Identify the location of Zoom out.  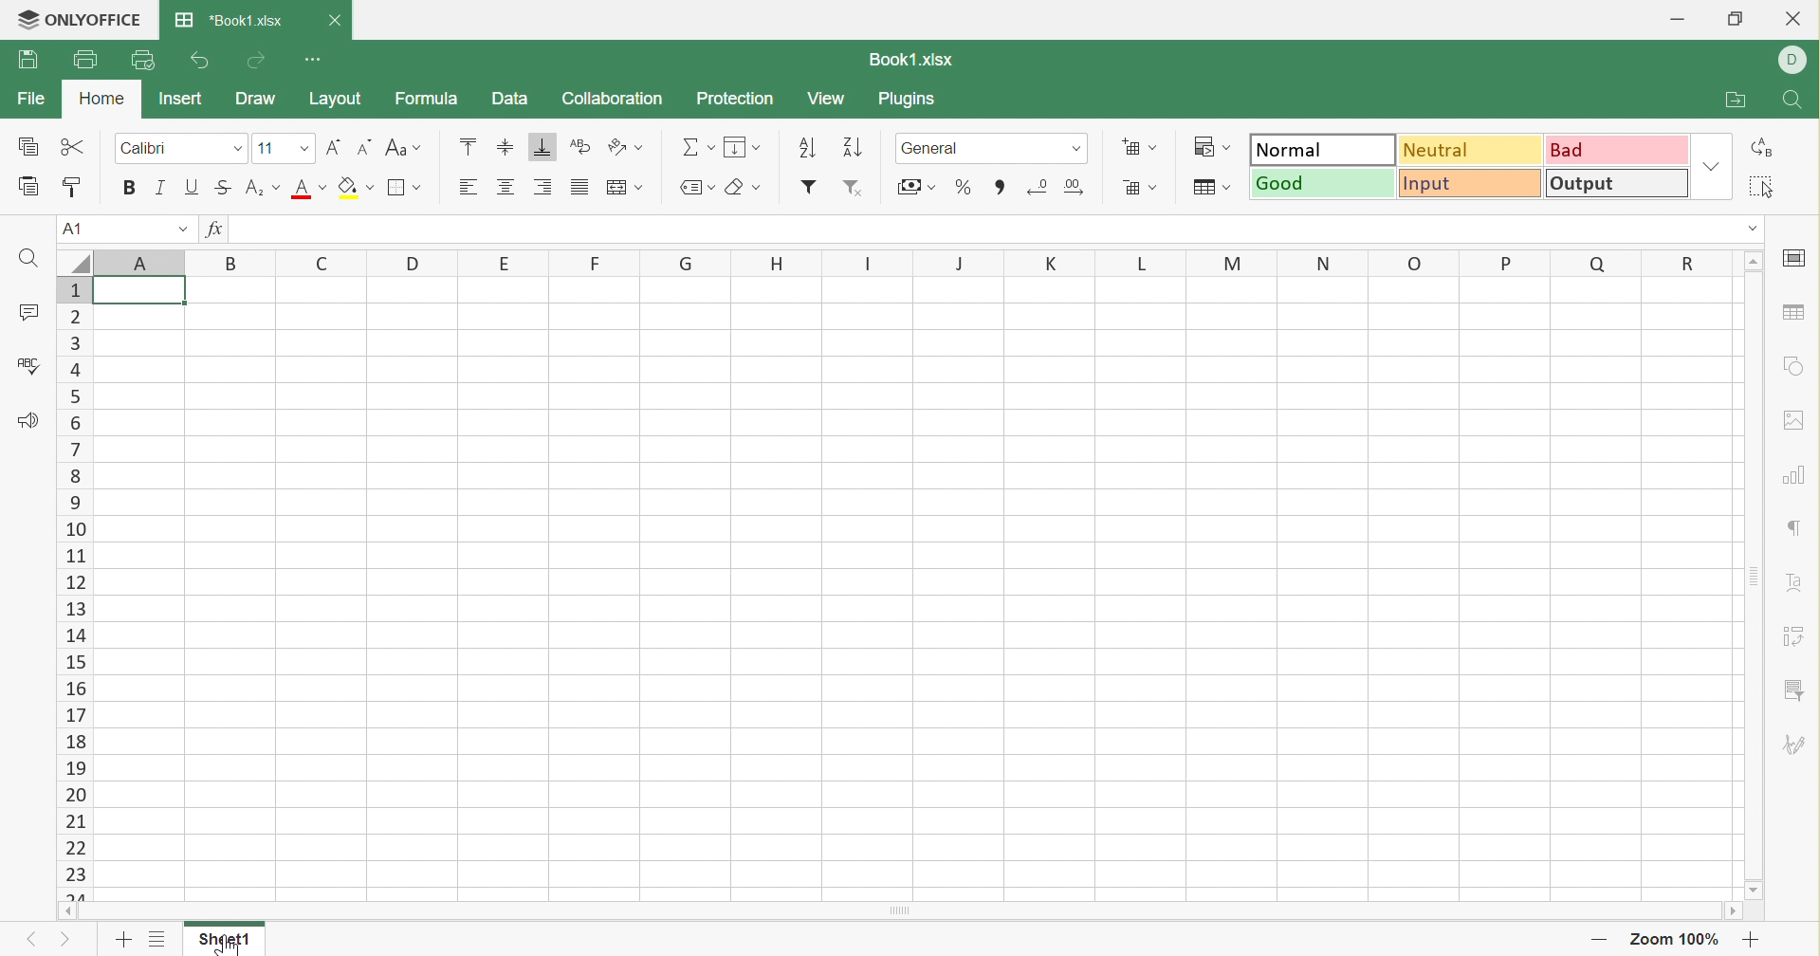
(1599, 938).